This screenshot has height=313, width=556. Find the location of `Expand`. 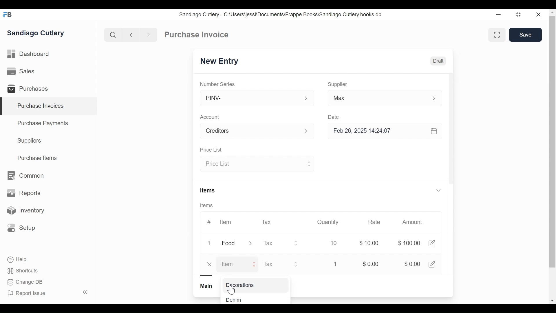

Expand is located at coordinates (307, 131).